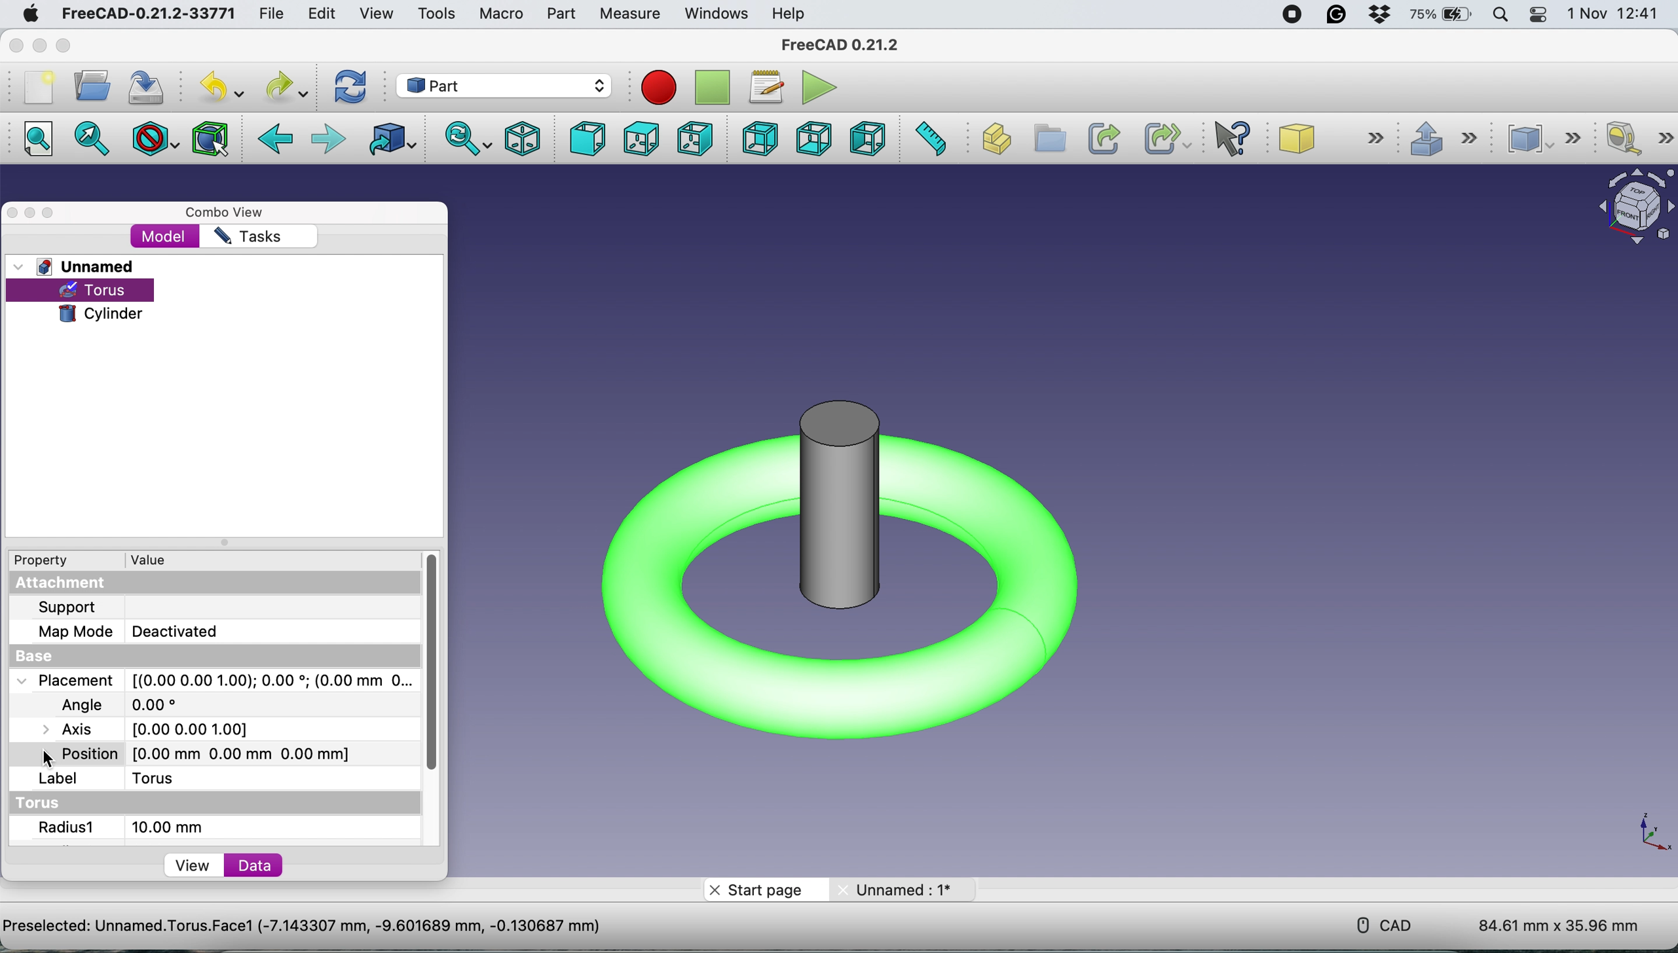 This screenshot has width=1678, height=953. I want to click on refresh, so click(354, 87).